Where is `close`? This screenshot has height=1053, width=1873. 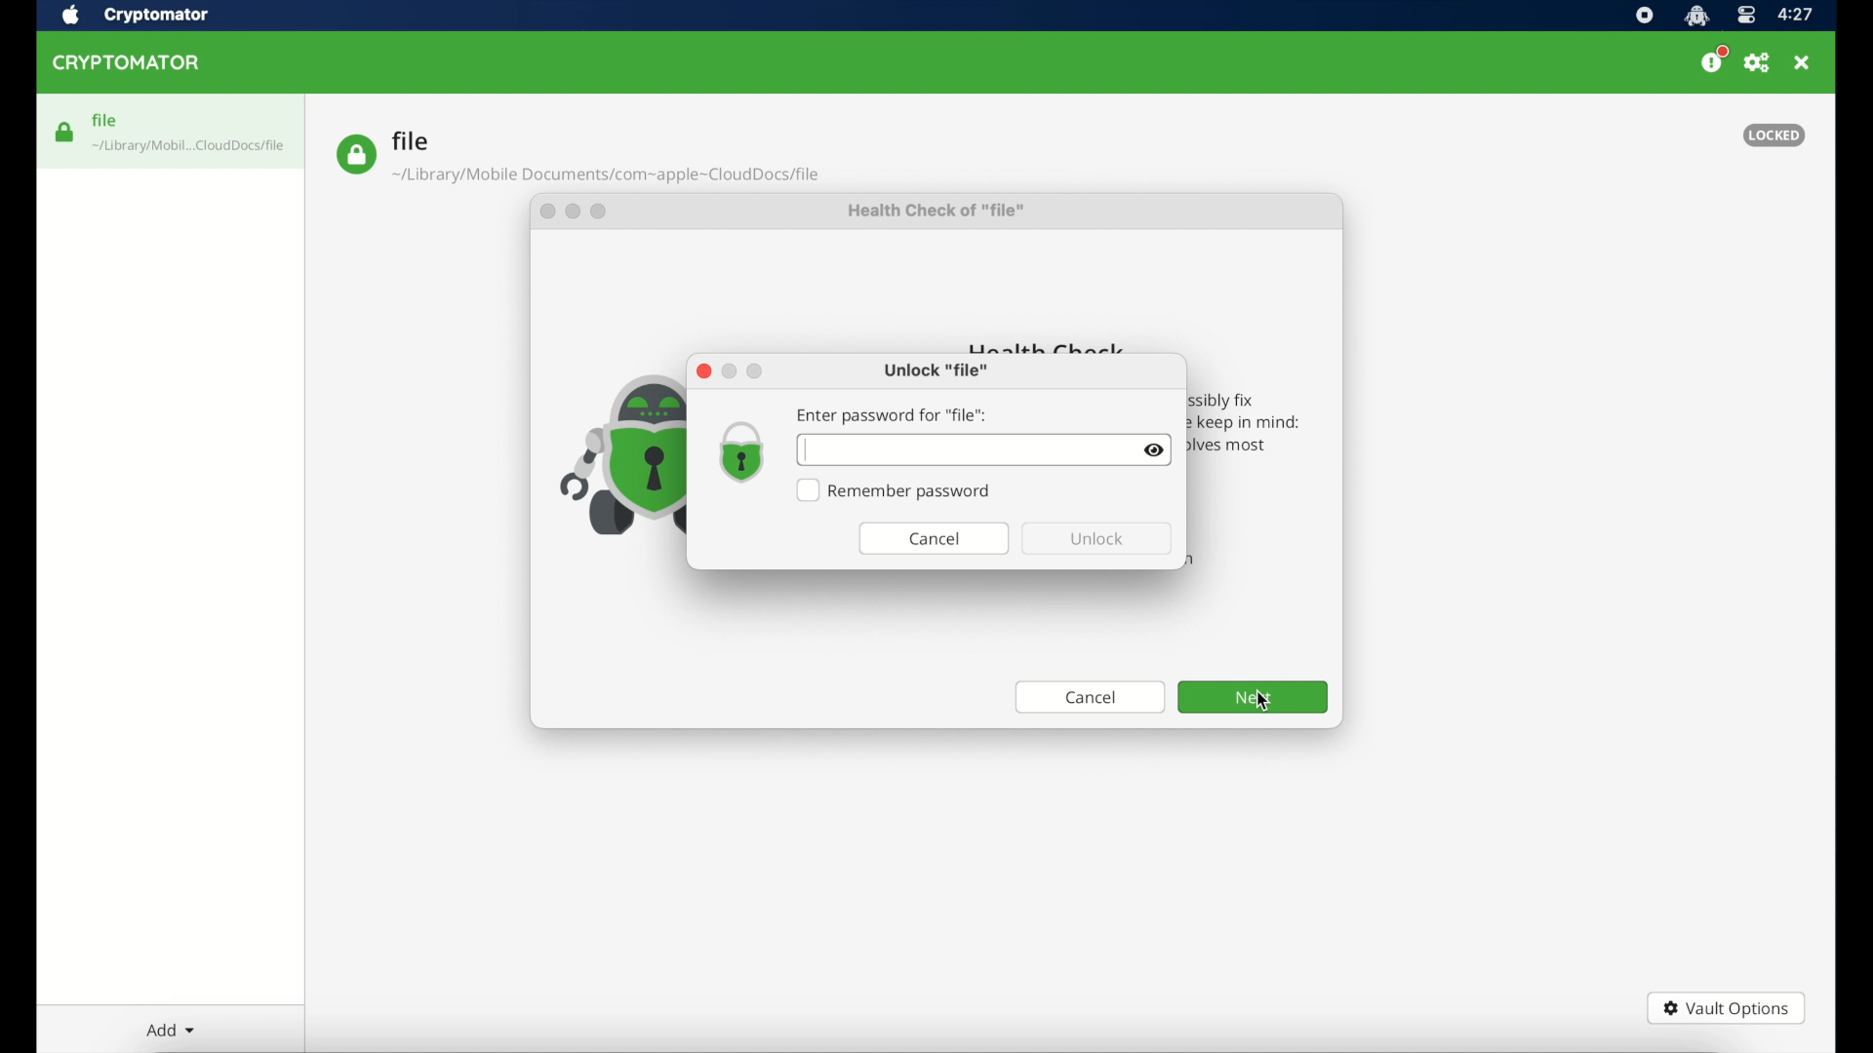 close is located at coordinates (1804, 63).